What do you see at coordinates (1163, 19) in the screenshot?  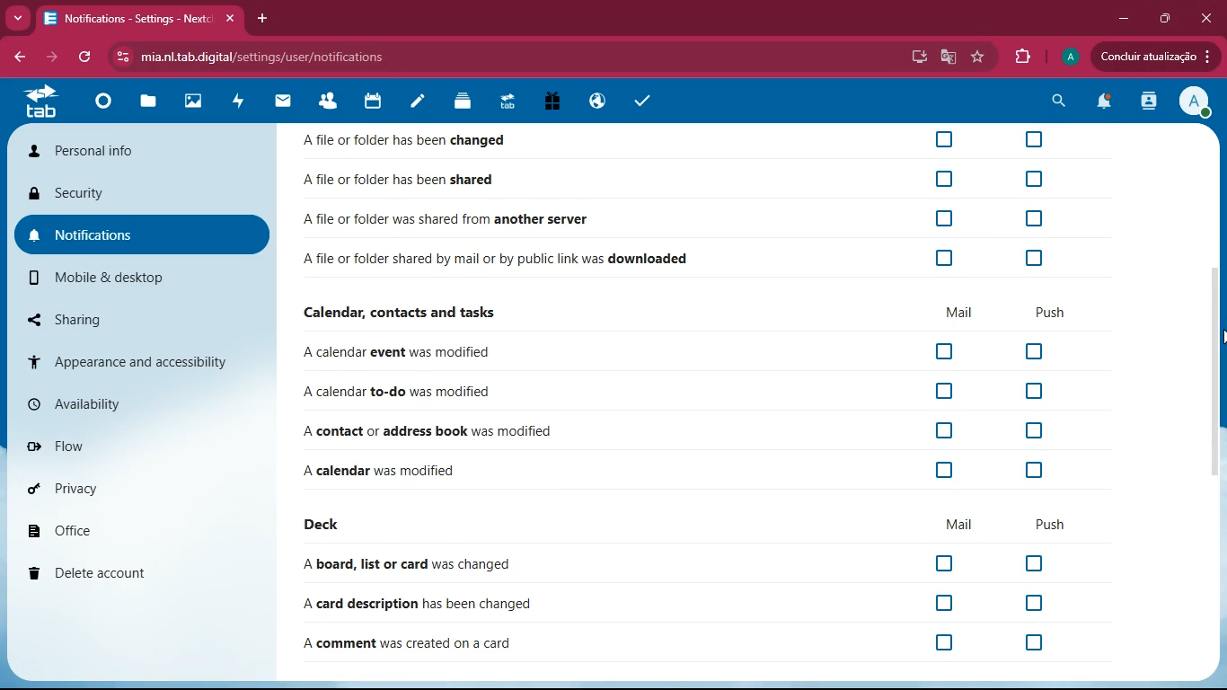 I see `maximize` at bounding box center [1163, 19].